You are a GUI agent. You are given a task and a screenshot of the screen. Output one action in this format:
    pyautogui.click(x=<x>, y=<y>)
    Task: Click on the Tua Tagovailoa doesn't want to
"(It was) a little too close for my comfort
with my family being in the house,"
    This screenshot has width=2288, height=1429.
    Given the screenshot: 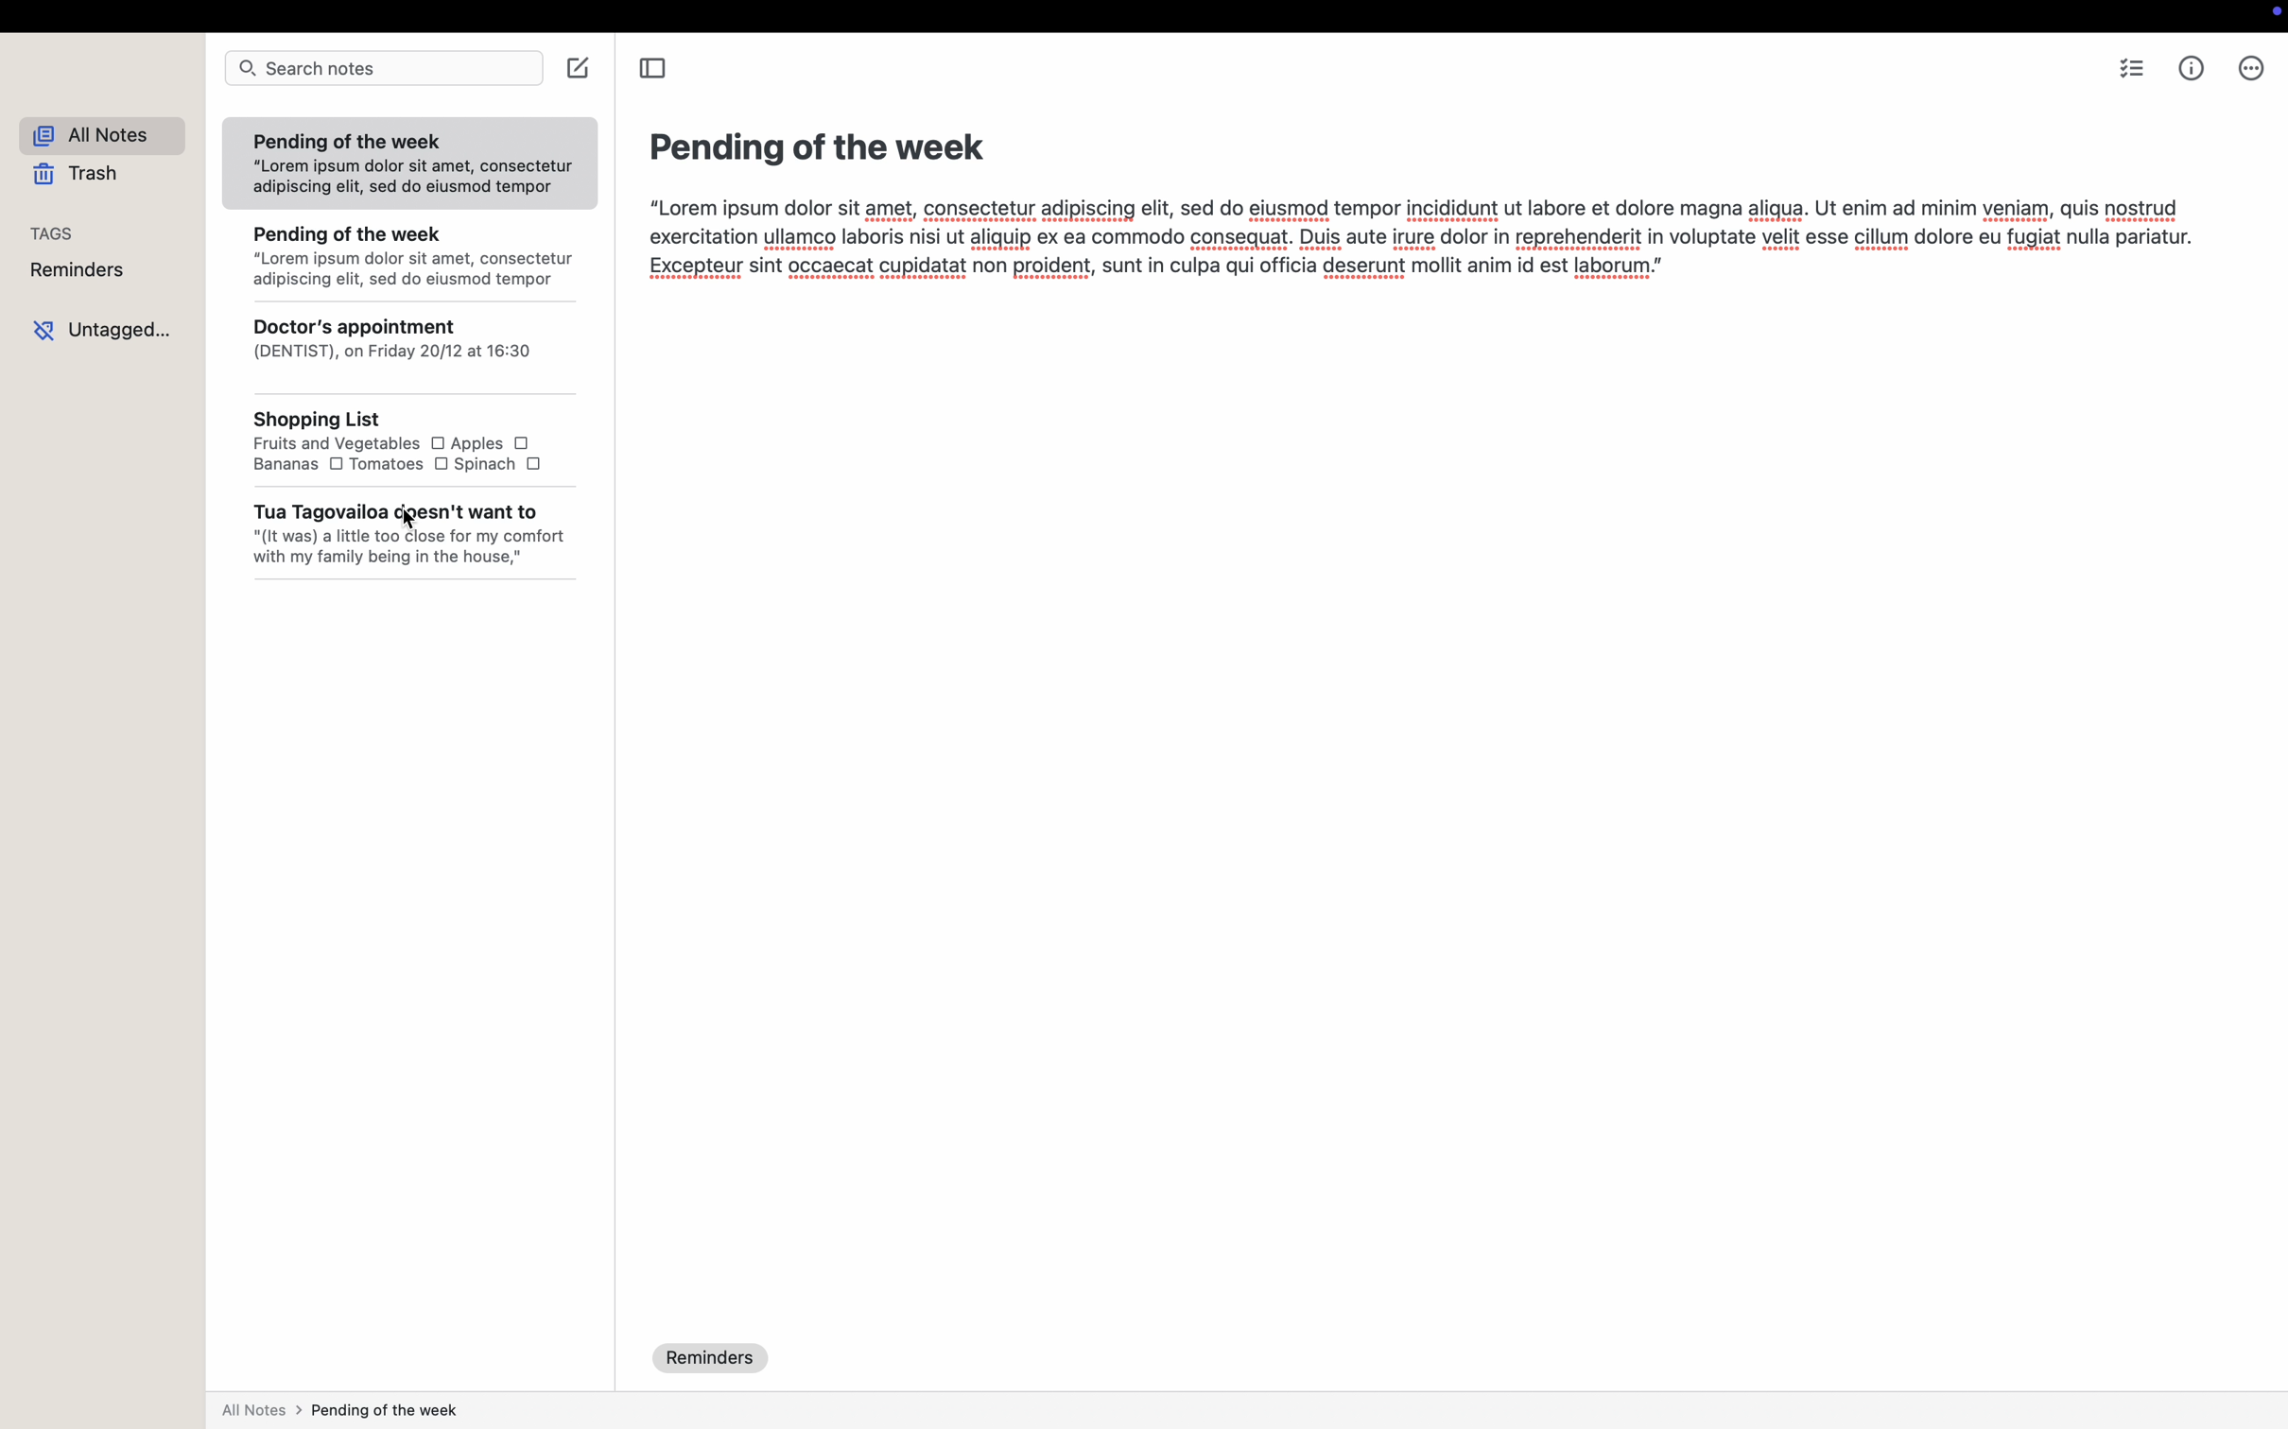 What is the action you would take?
    pyautogui.click(x=407, y=534)
    